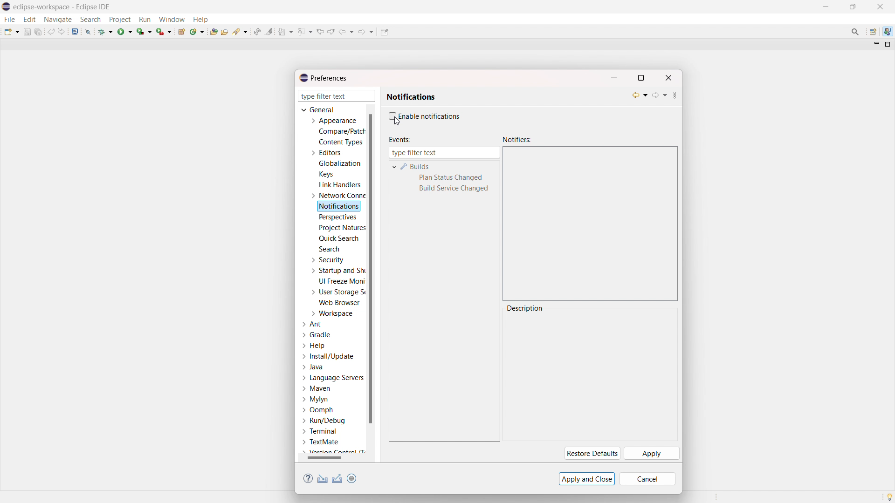 Image resolution: width=895 pixels, height=503 pixels. Describe the element at coordinates (340, 163) in the screenshot. I see `globalization` at that location.